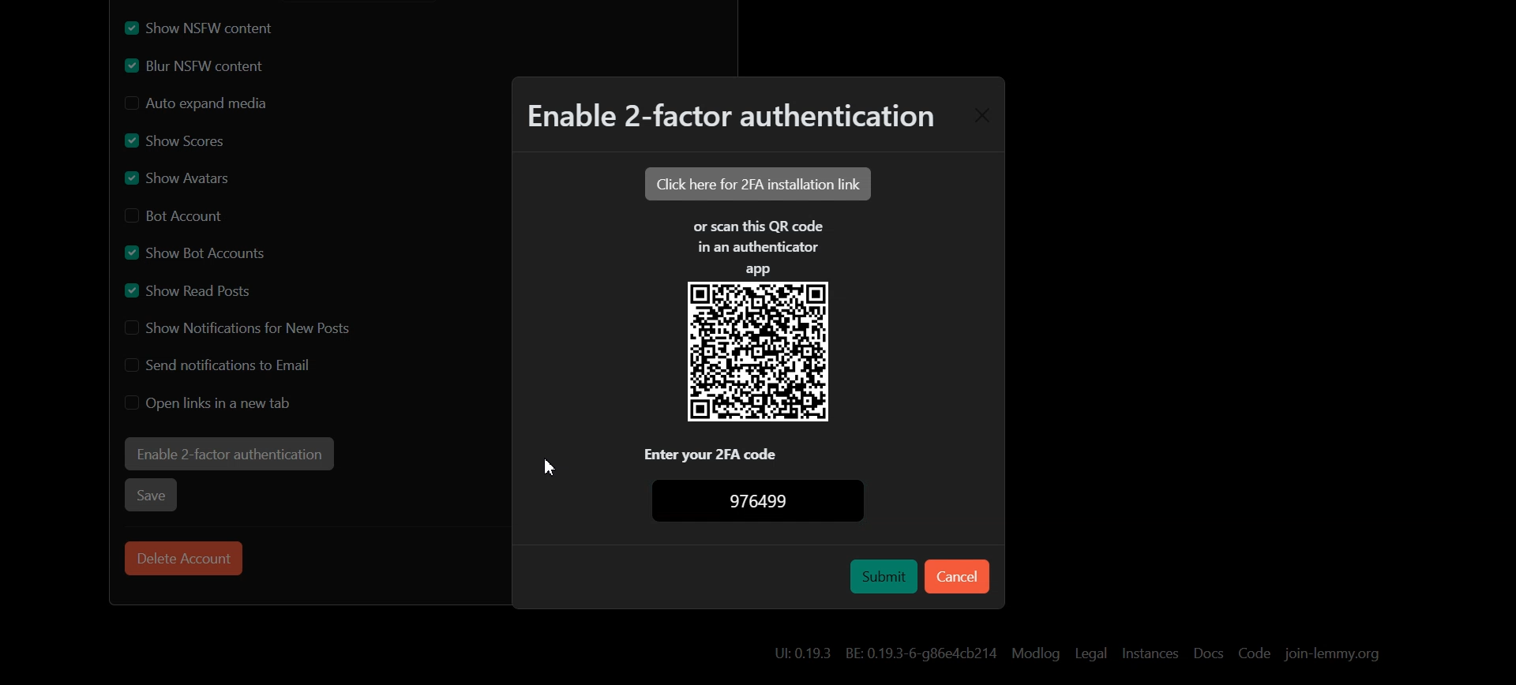  Describe the element at coordinates (222, 67) in the screenshot. I see `Enable Blur NSFW content` at that location.